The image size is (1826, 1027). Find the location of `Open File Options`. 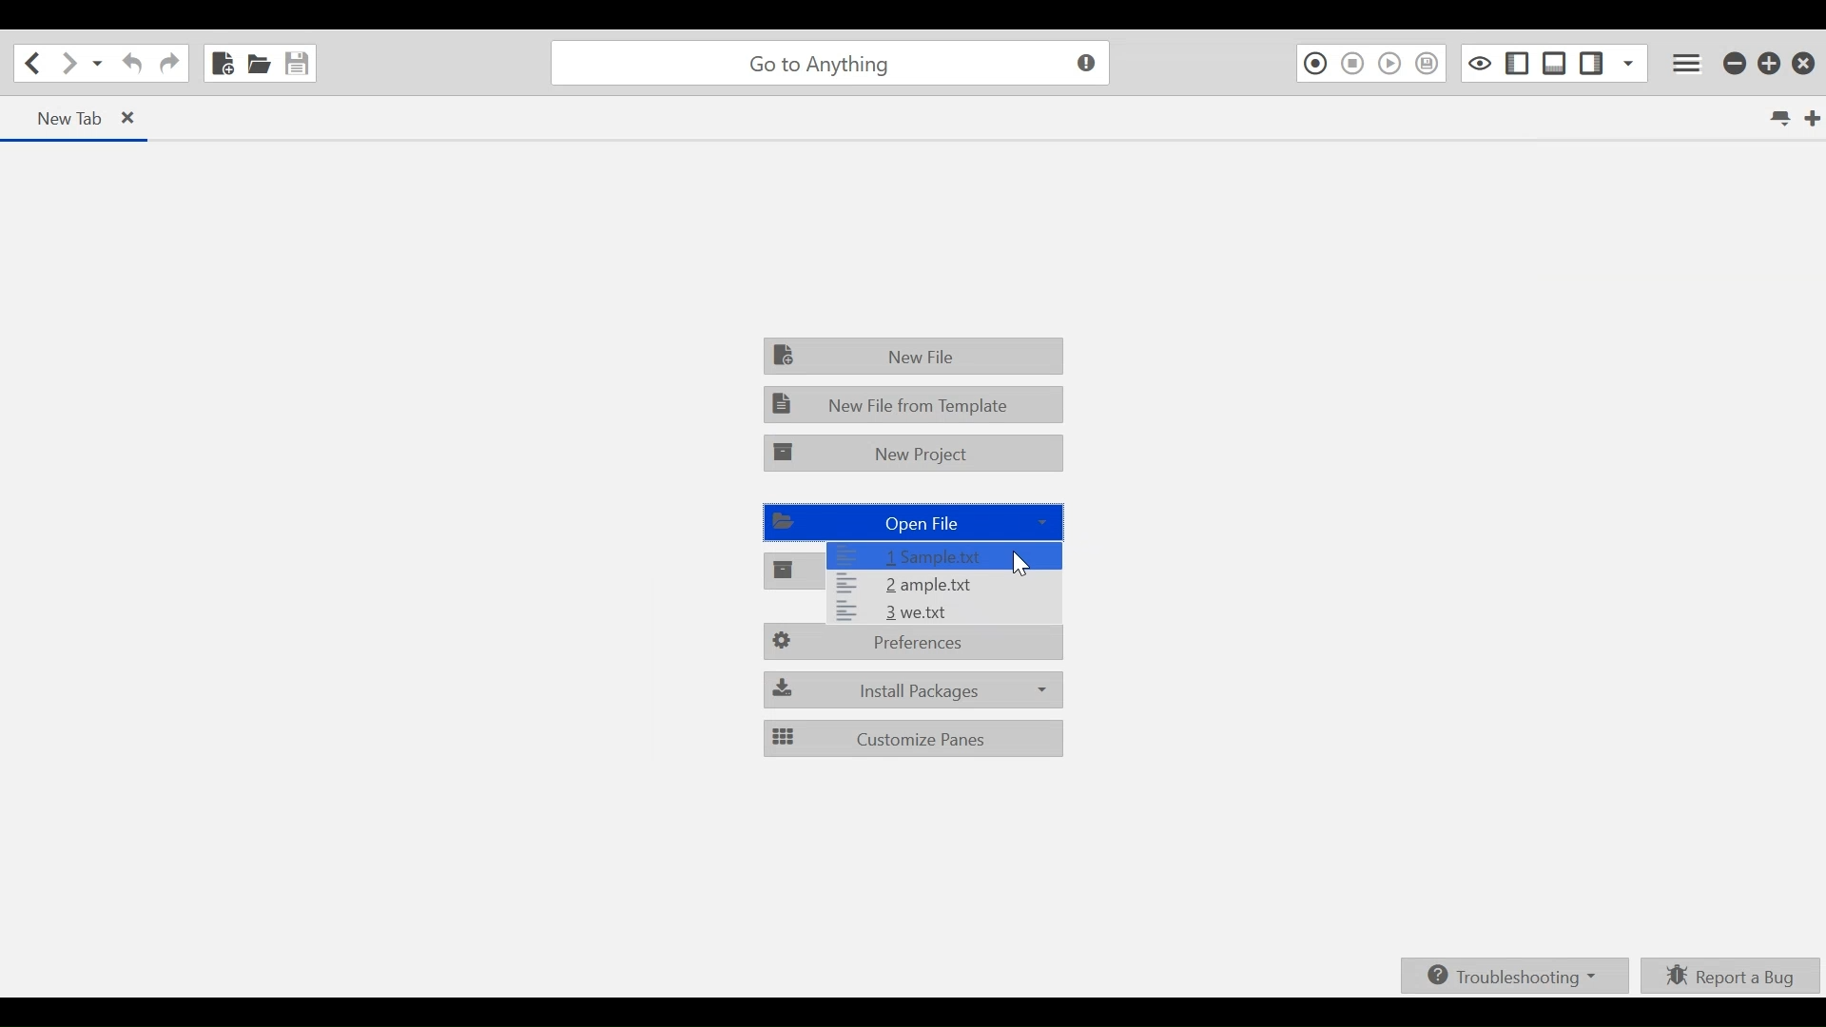

Open File Options is located at coordinates (945, 611).